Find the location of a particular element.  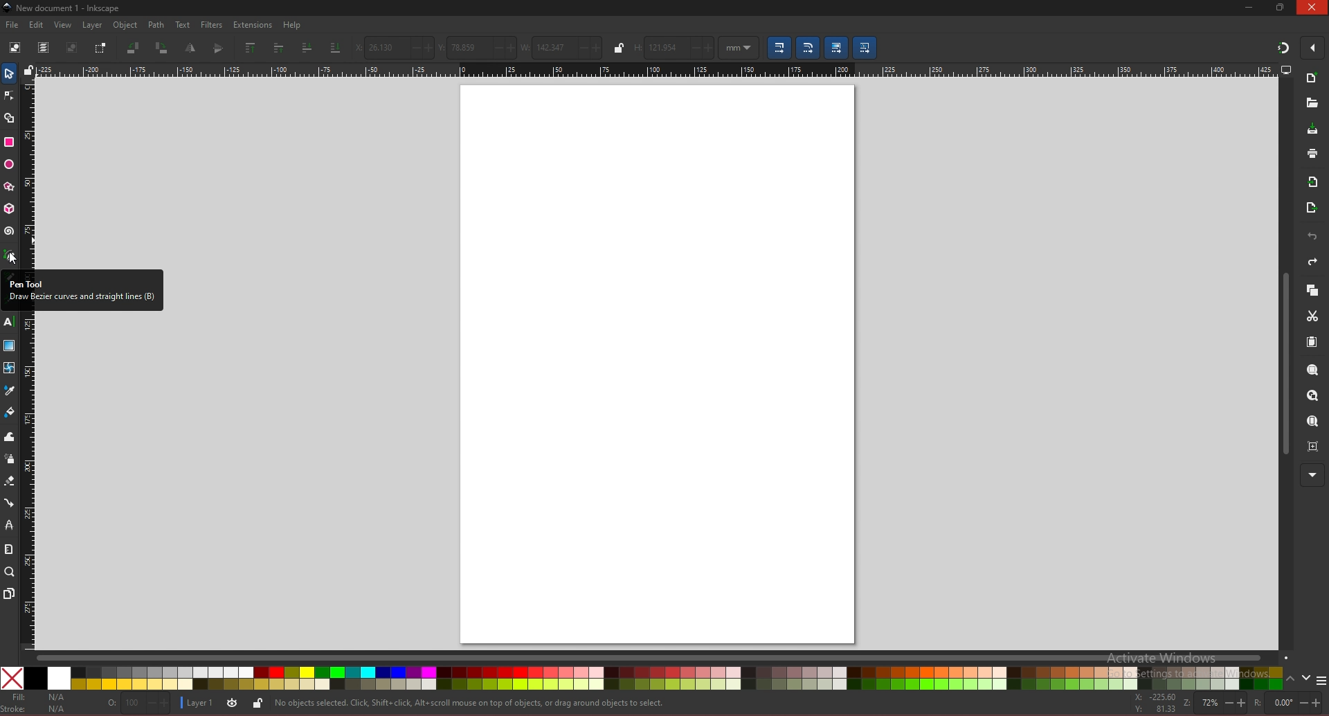

toggle selection box is located at coordinates (100, 48).